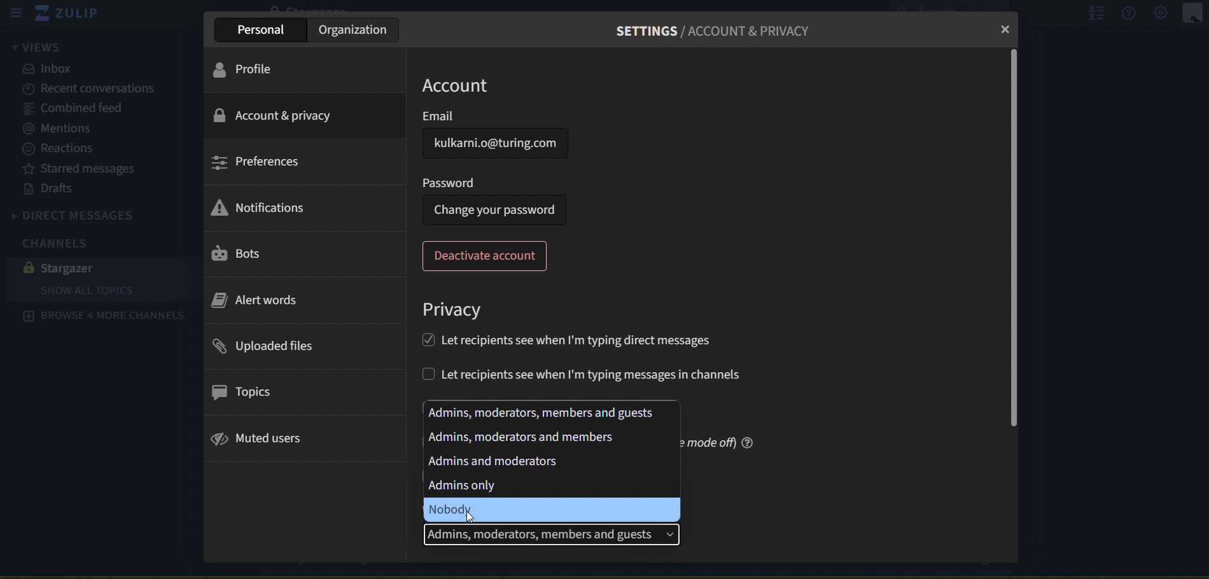  I want to click on show all topics, so click(110, 291).